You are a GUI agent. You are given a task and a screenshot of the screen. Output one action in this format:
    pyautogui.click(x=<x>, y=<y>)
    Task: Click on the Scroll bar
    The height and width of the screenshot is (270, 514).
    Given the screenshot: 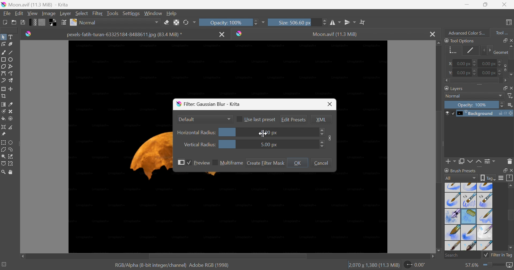 What is the action you would take?
    pyautogui.click(x=511, y=215)
    